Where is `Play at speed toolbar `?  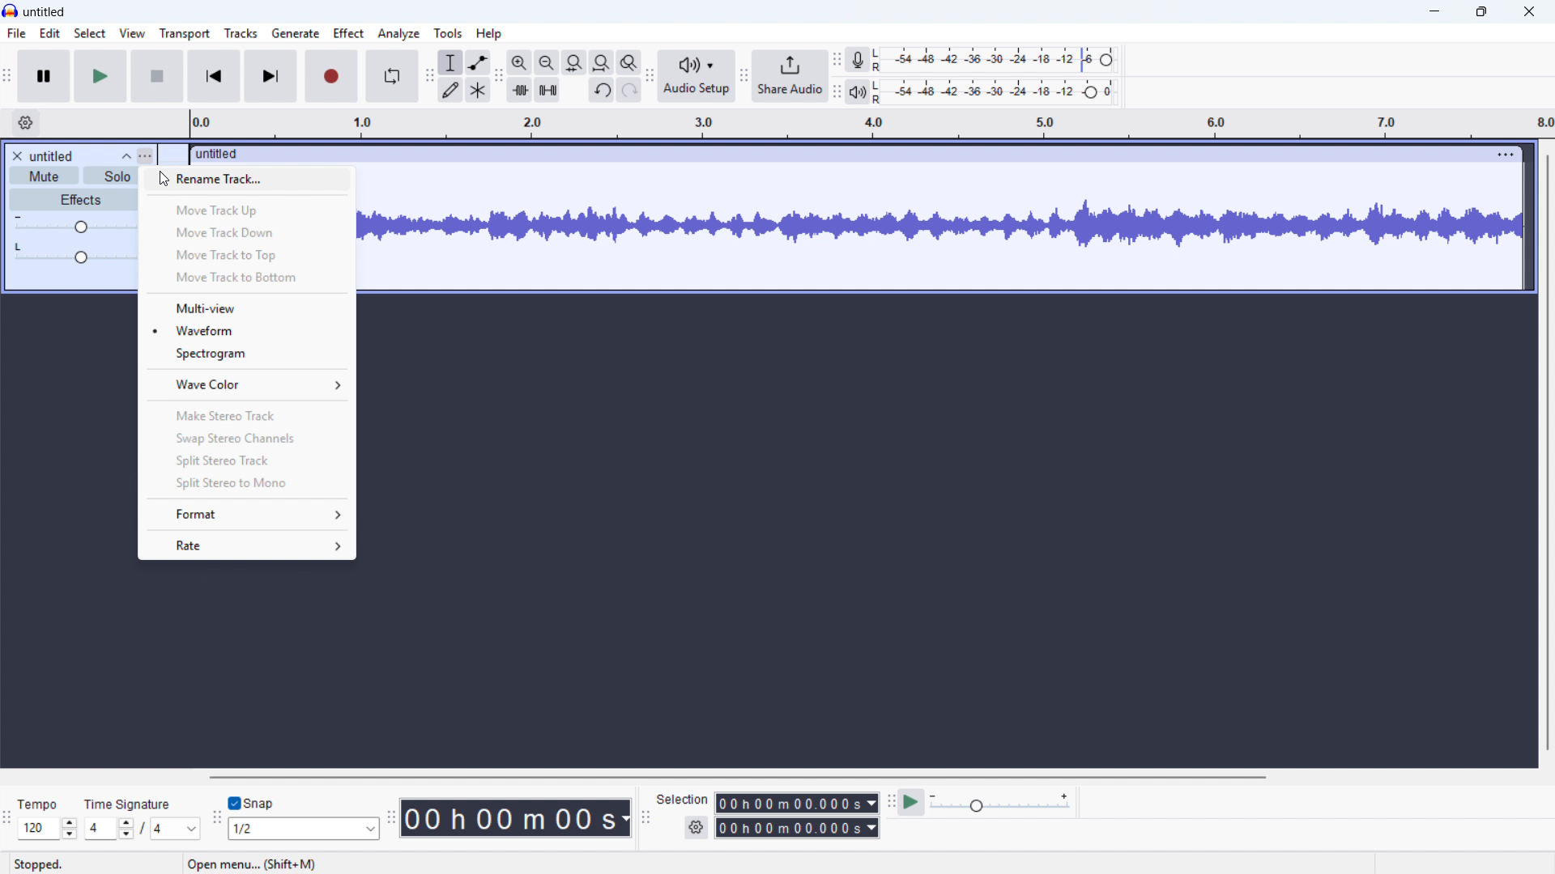 Play at speed toolbar  is located at coordinates (890, 800).